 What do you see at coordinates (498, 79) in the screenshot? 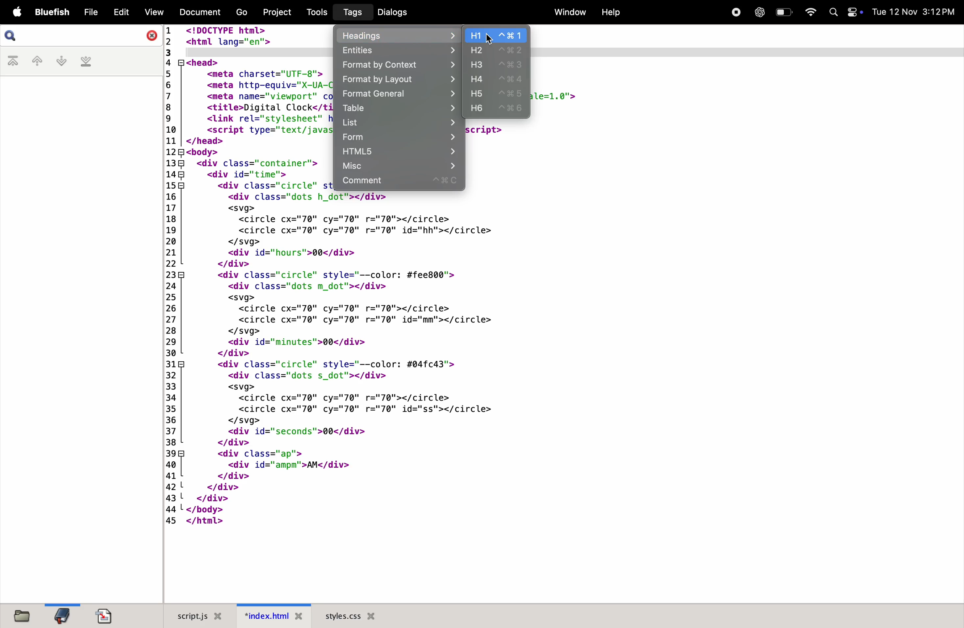
I see `H4` at bounding box center [498, 79].